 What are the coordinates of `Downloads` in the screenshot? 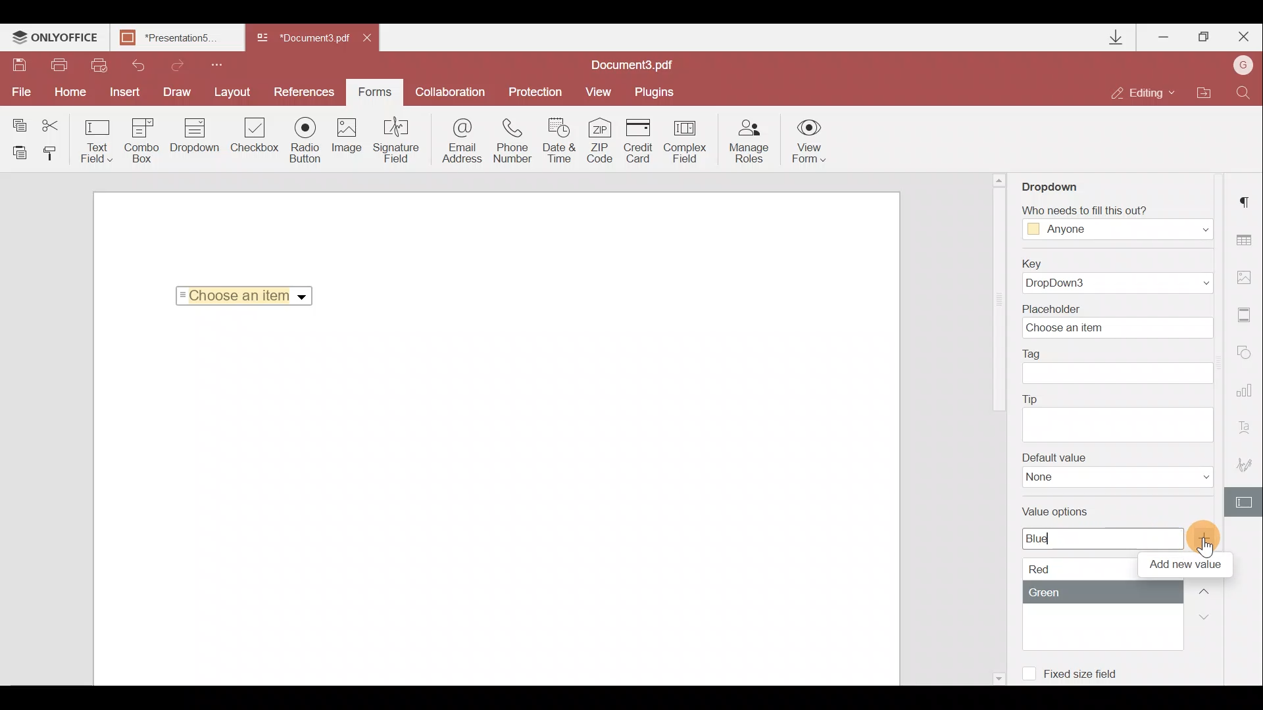 It's located at (1118, 37).